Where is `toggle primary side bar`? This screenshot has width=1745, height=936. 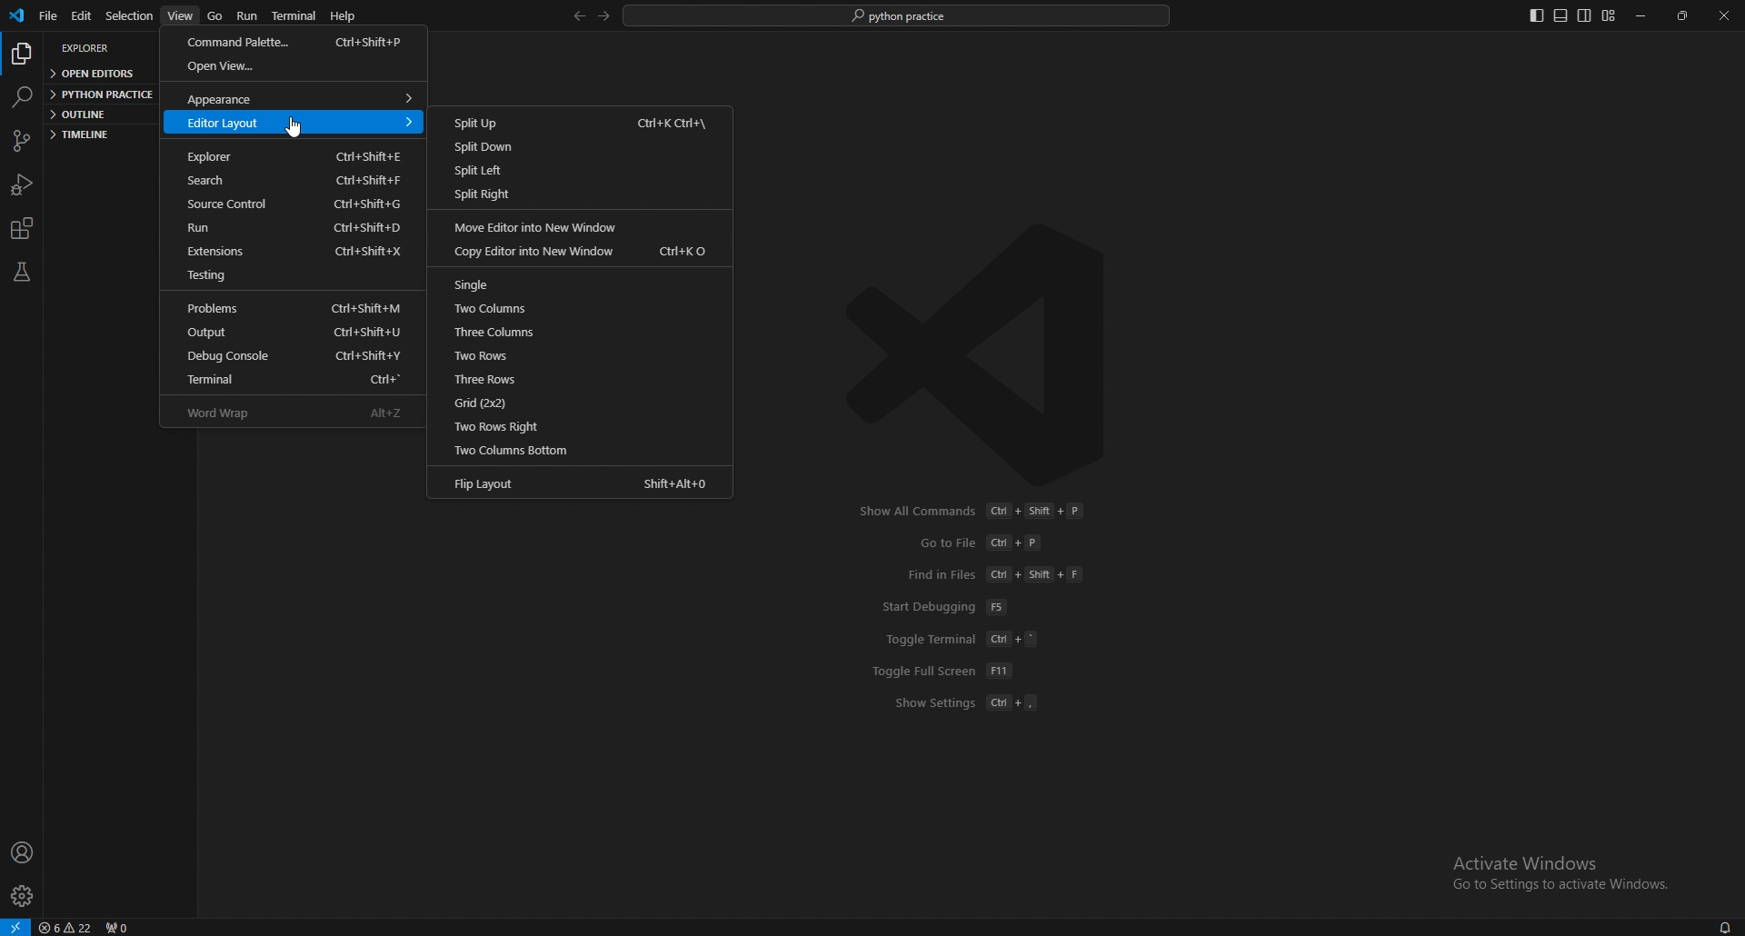 toggle primary side bar is located at coordinates (1535, 15).